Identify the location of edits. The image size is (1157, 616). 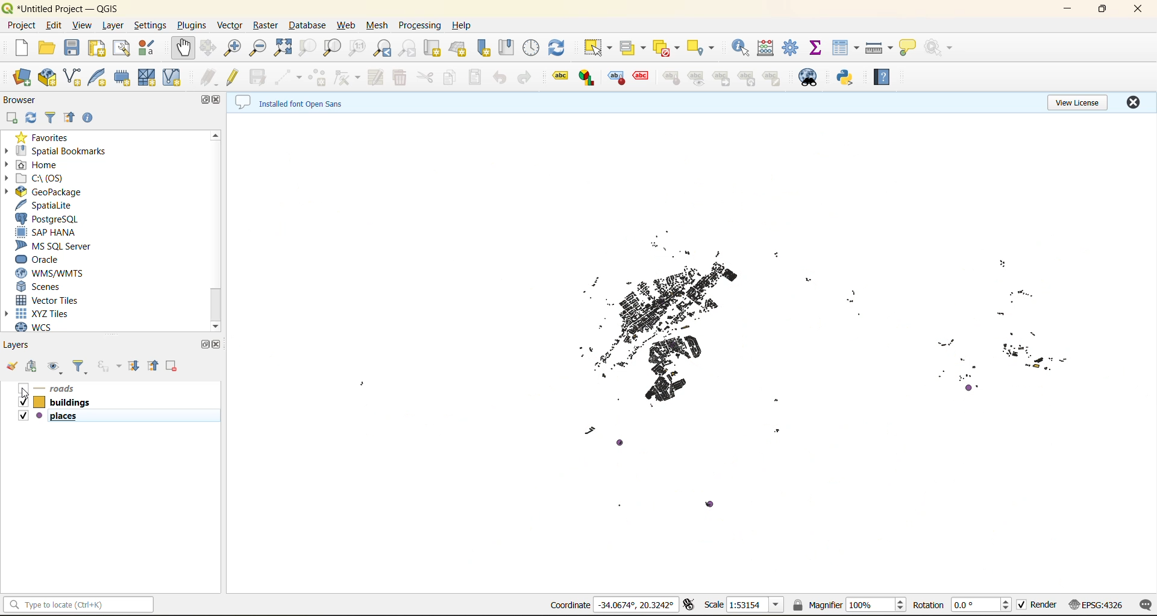
(208, 75).